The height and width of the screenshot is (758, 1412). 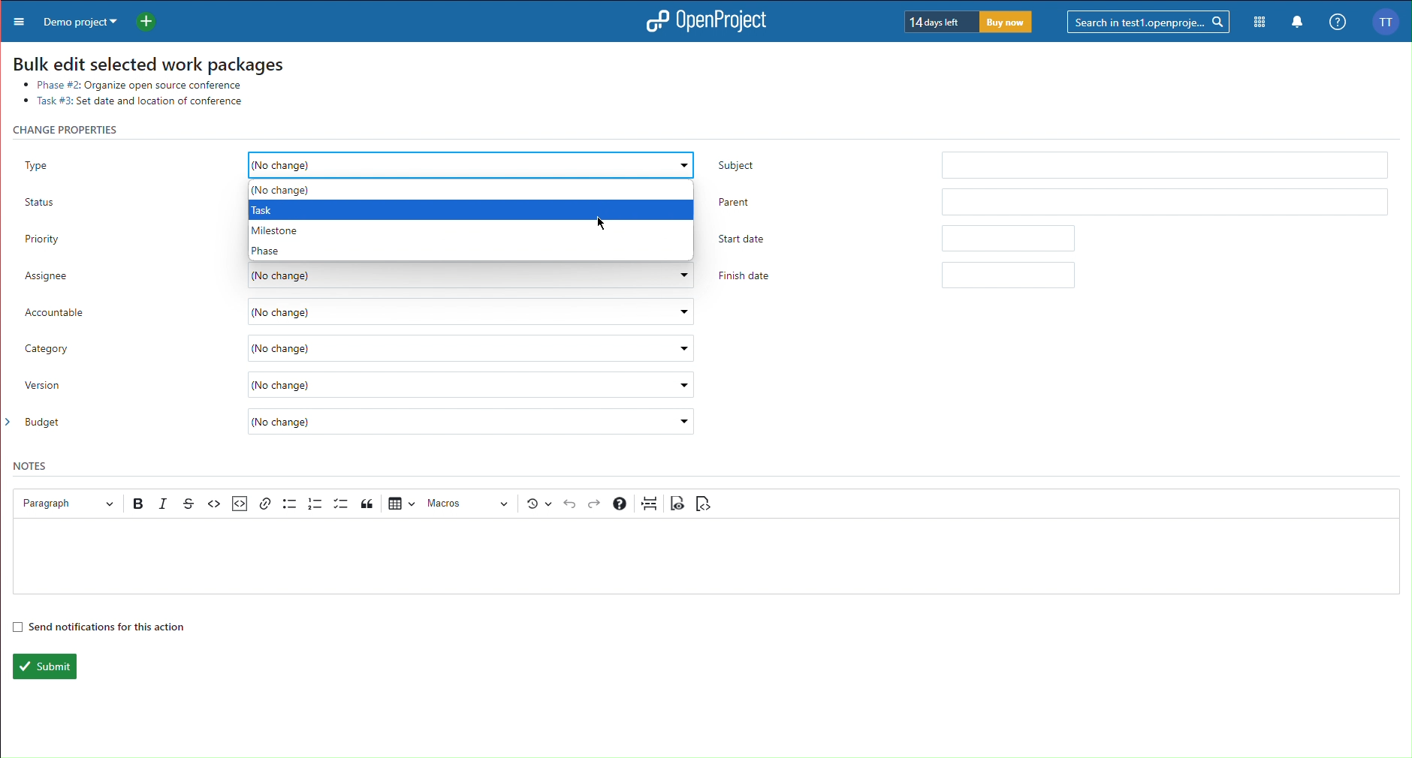 What do you see at coordinates (358, 275) in the screenshot?
I see `Assignee` at bounding box center [358, 275].